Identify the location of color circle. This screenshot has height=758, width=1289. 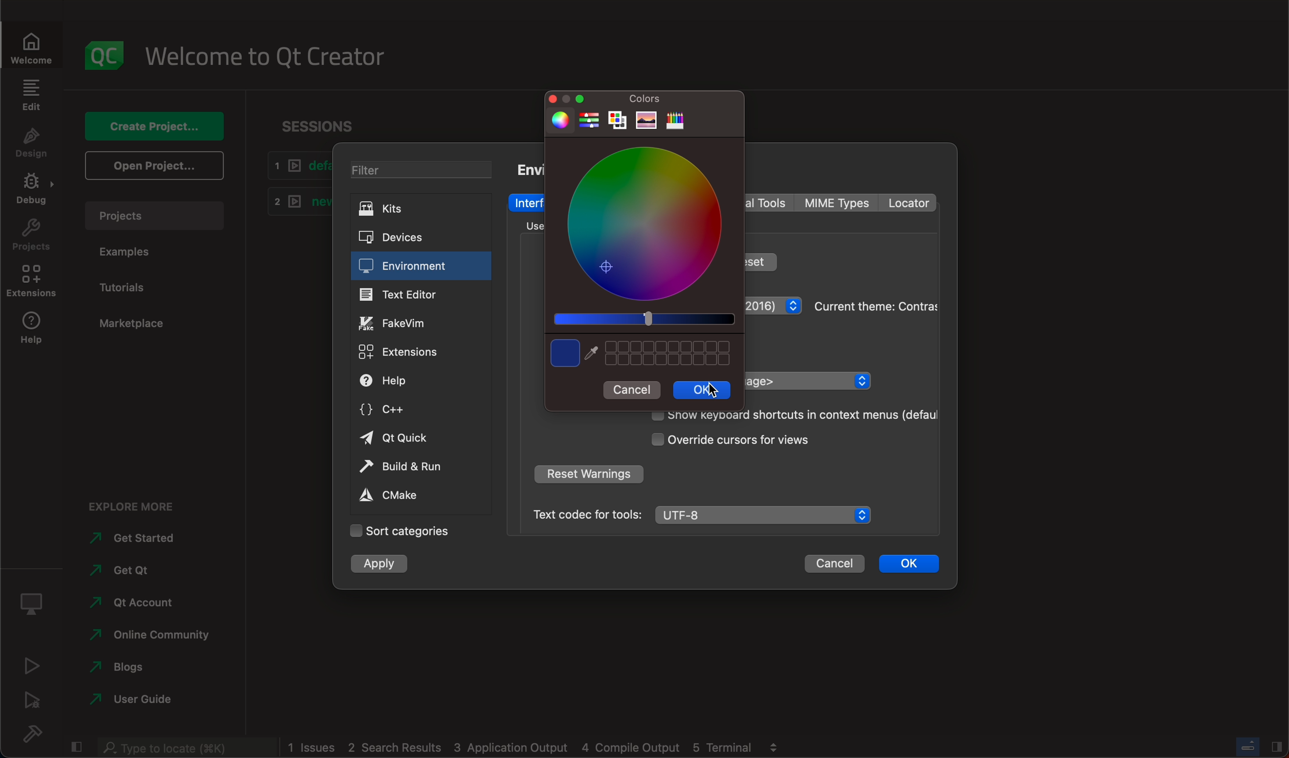
(558, 120).